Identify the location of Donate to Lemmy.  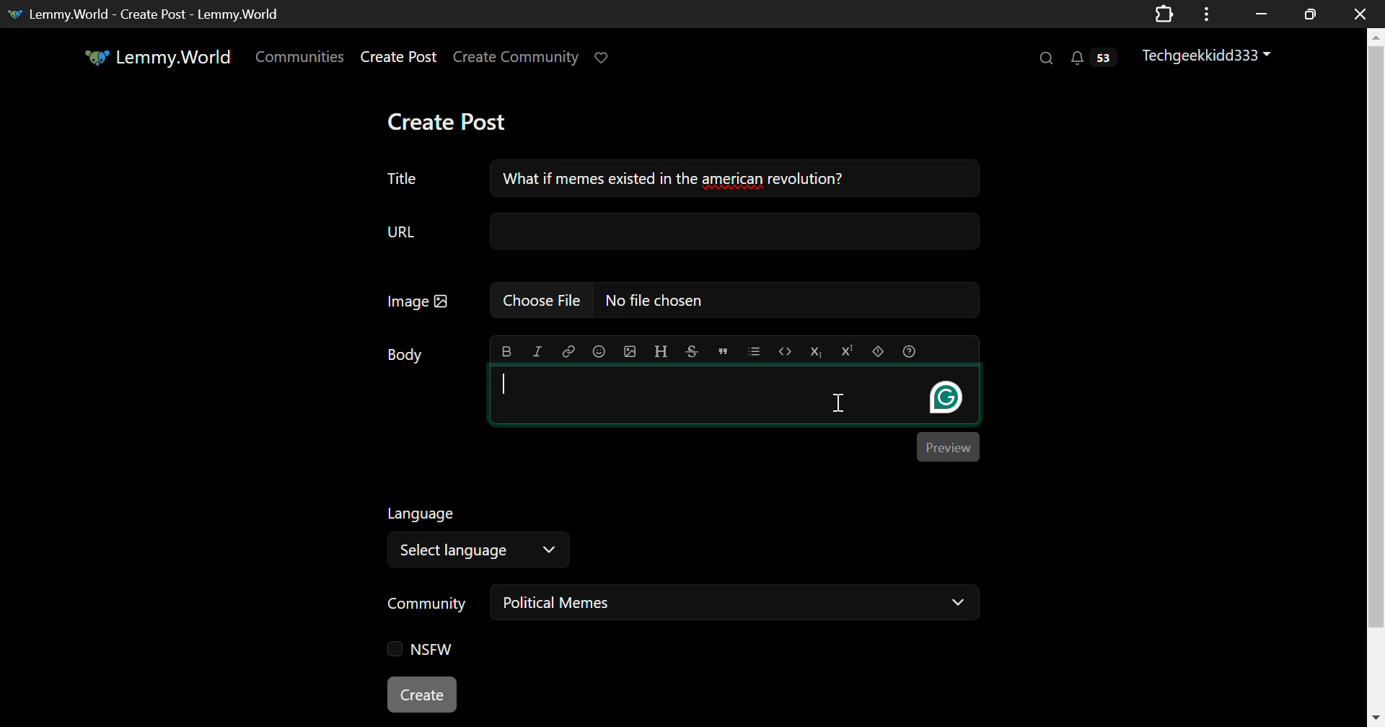
(604, 56).